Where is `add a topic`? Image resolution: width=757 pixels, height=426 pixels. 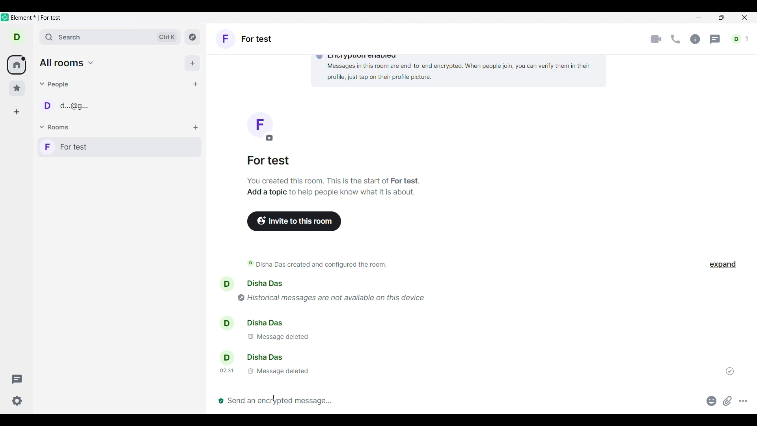 add a topic is located at coordinates (264, 193).